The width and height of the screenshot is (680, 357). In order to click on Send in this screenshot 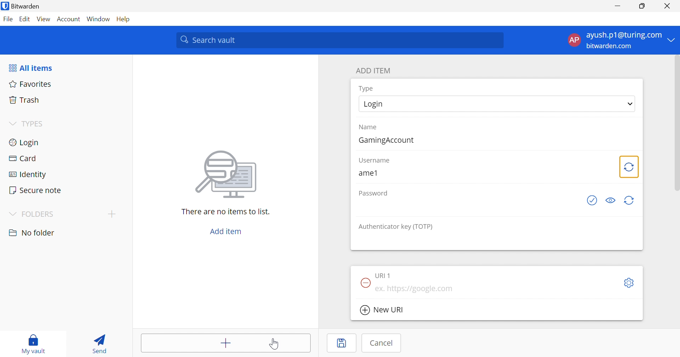, I will do `click(99, 343)`.